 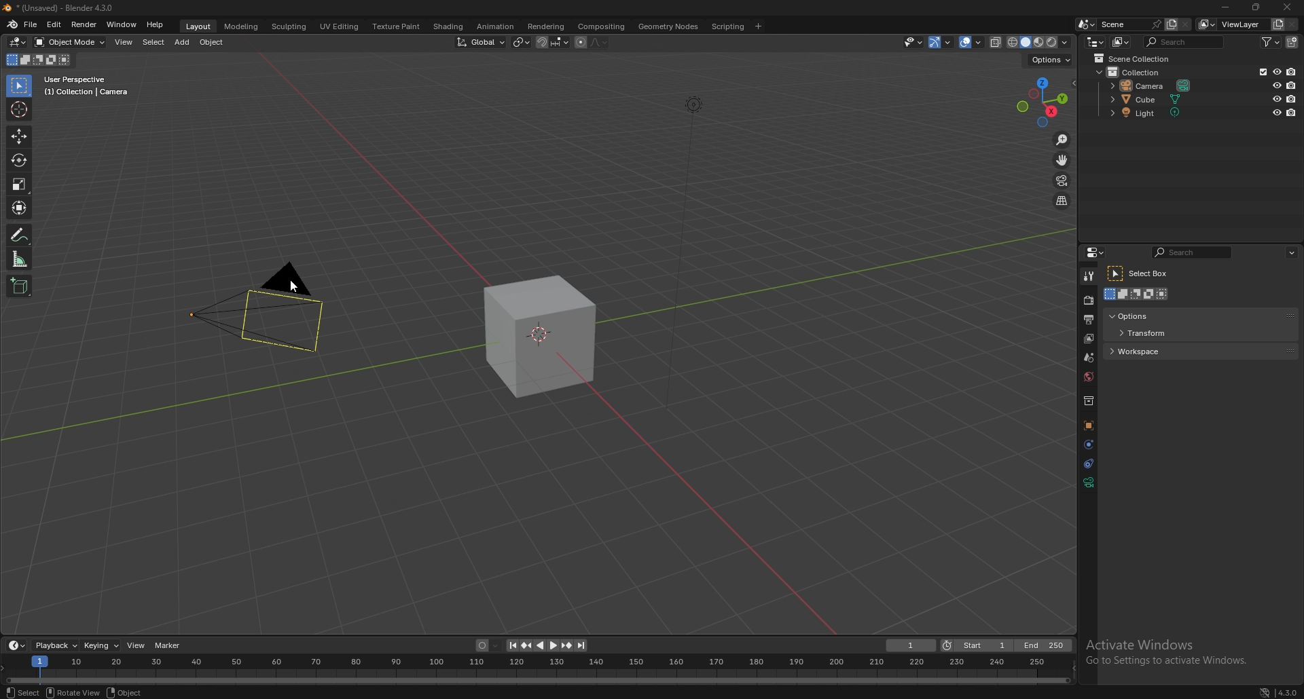 I want to click on overlays, so click(x=972, y=43).